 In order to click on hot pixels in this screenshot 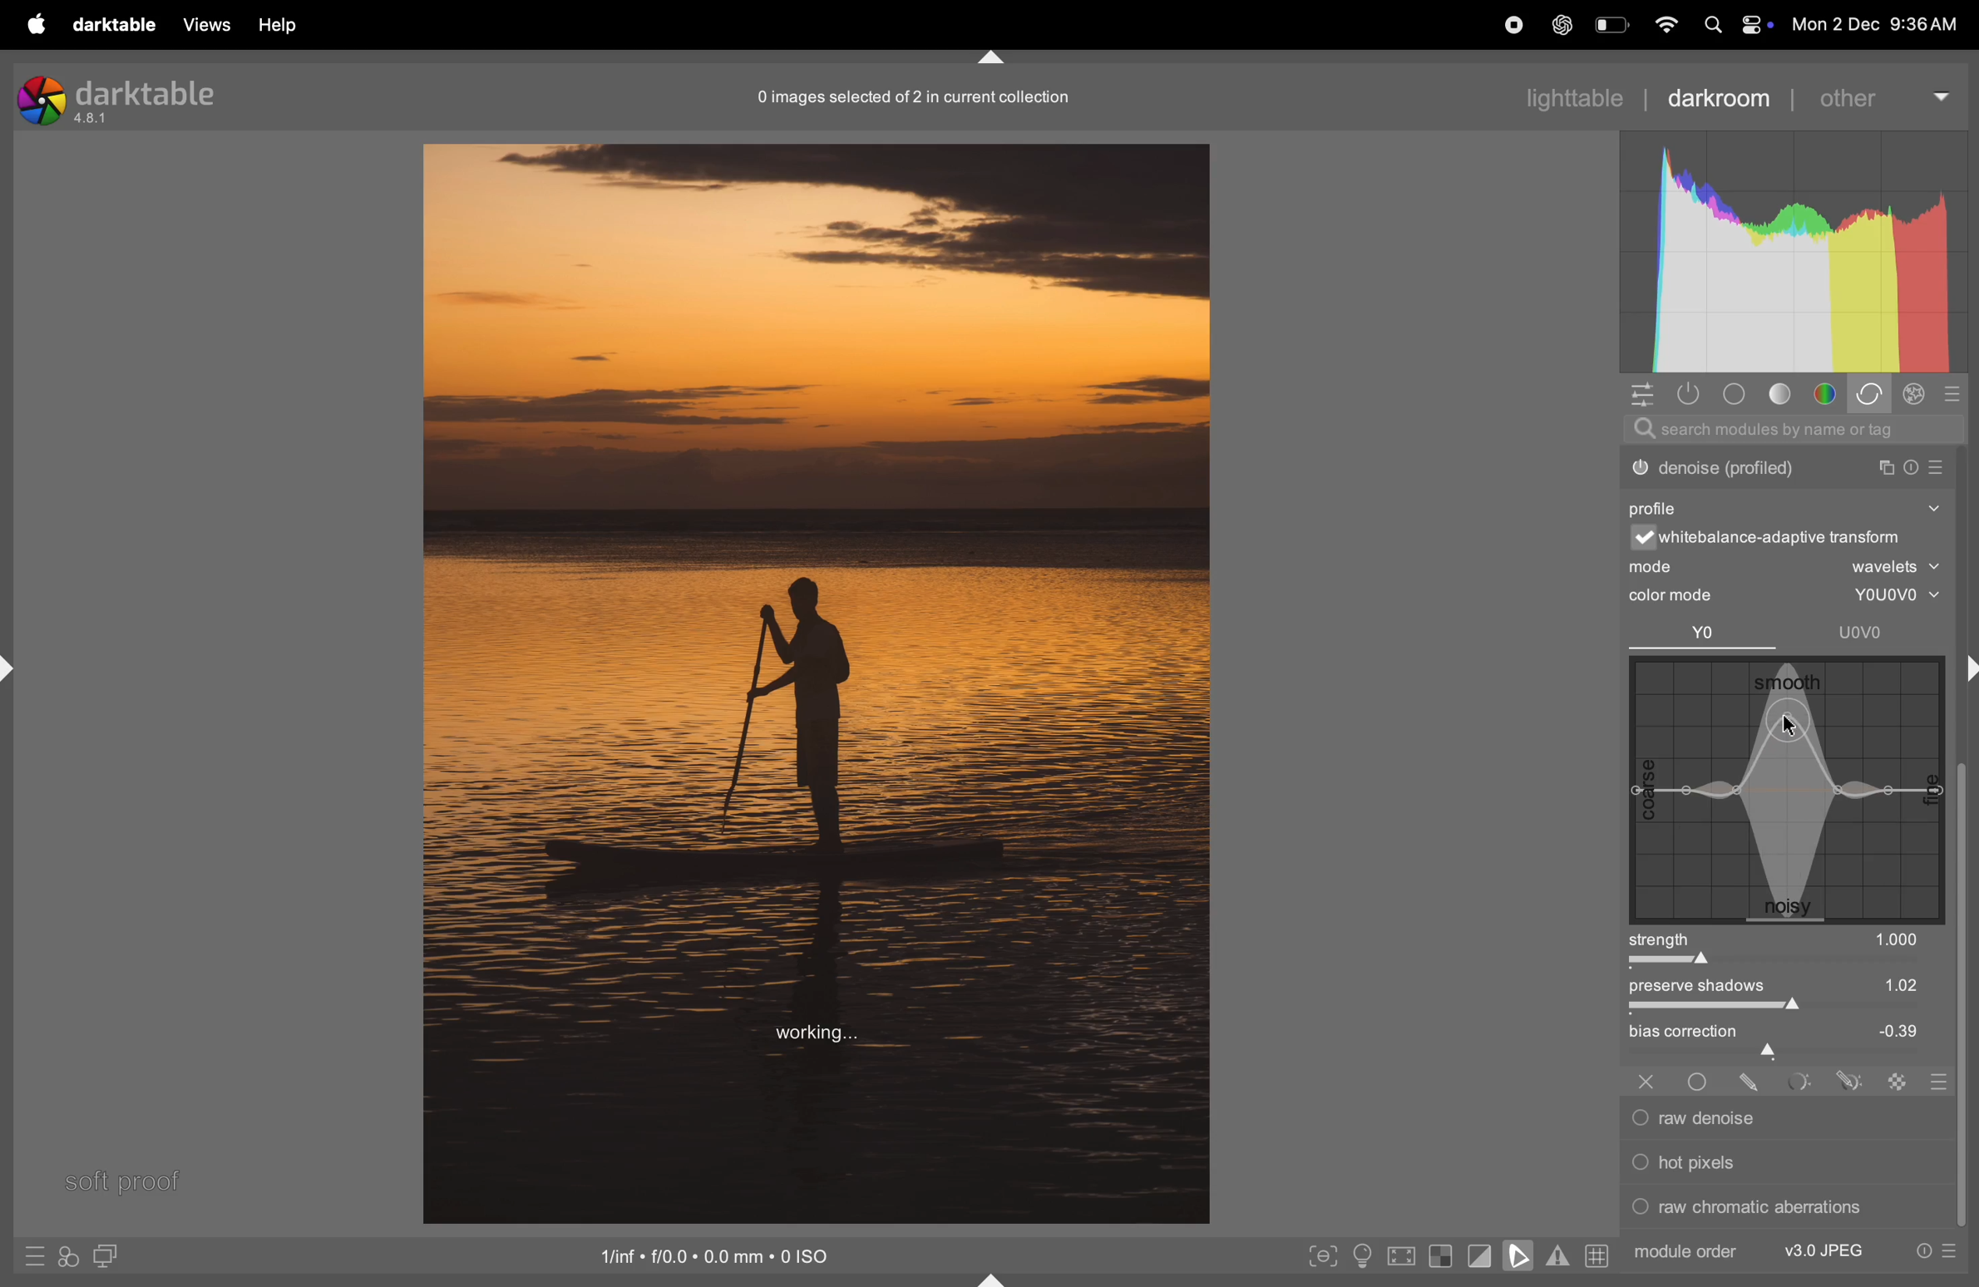, I will do `click(1781, 1160)`.